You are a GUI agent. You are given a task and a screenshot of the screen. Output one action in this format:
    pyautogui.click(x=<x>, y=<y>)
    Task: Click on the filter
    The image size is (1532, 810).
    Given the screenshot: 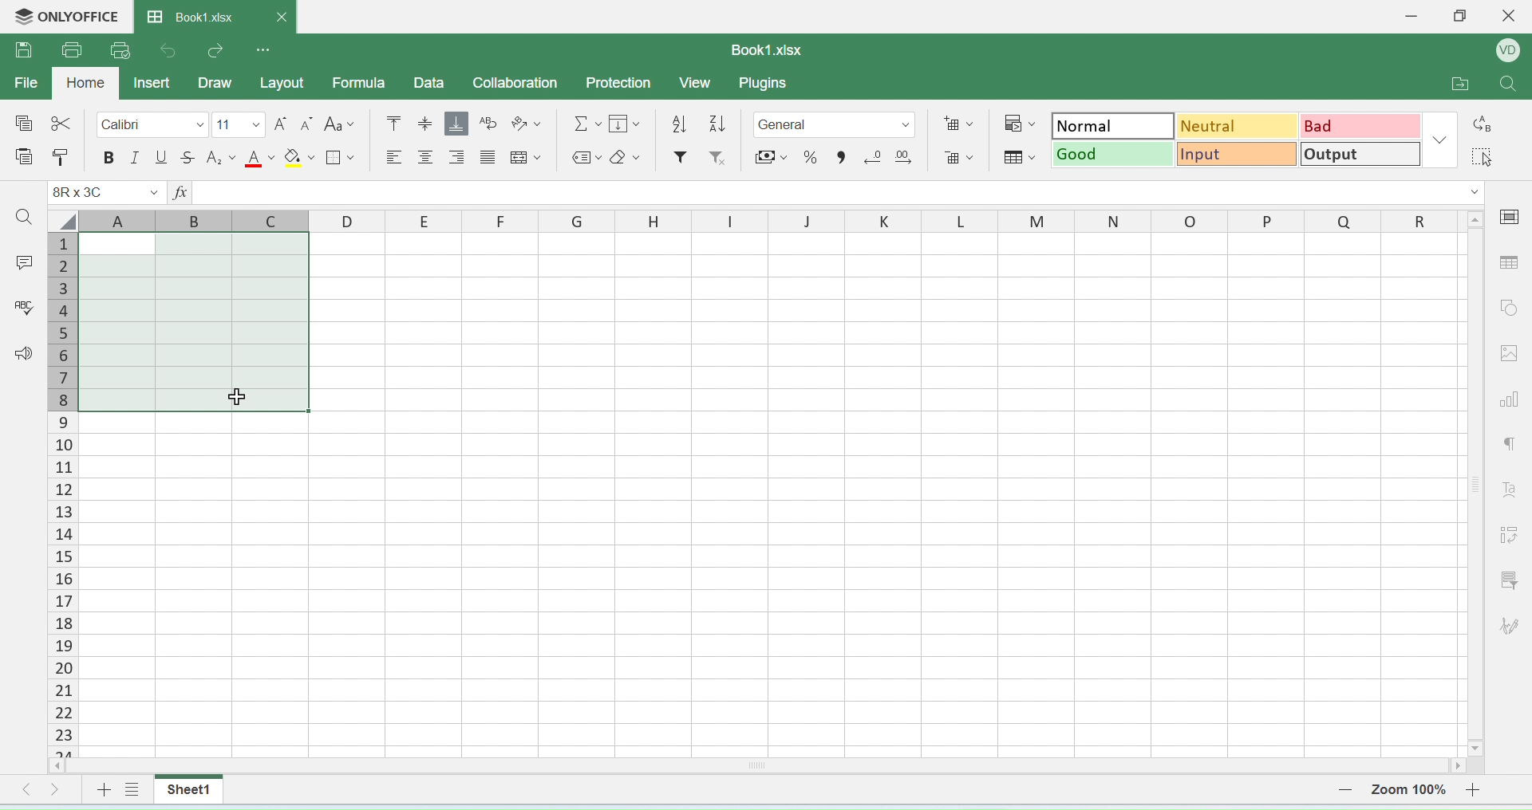 What is the action you would take?
    pyautogui.click(x=681, y=157)
    